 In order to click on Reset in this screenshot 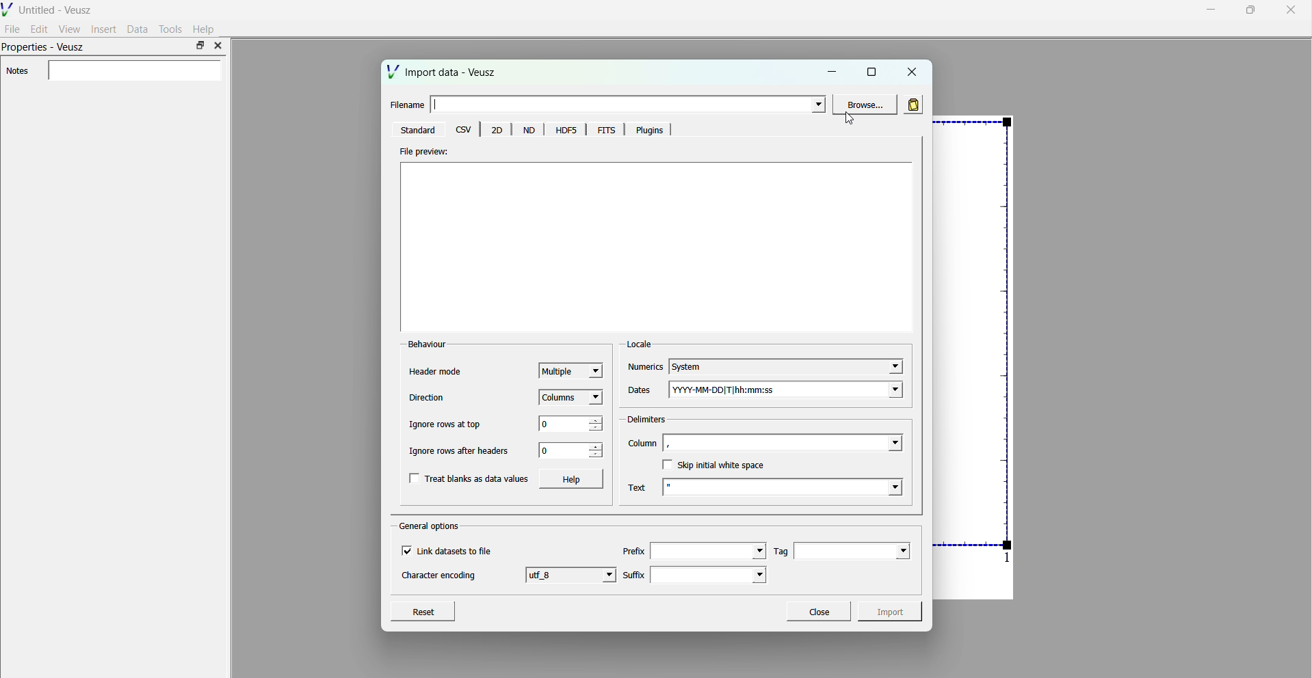, I will do `click(423, 610)`.